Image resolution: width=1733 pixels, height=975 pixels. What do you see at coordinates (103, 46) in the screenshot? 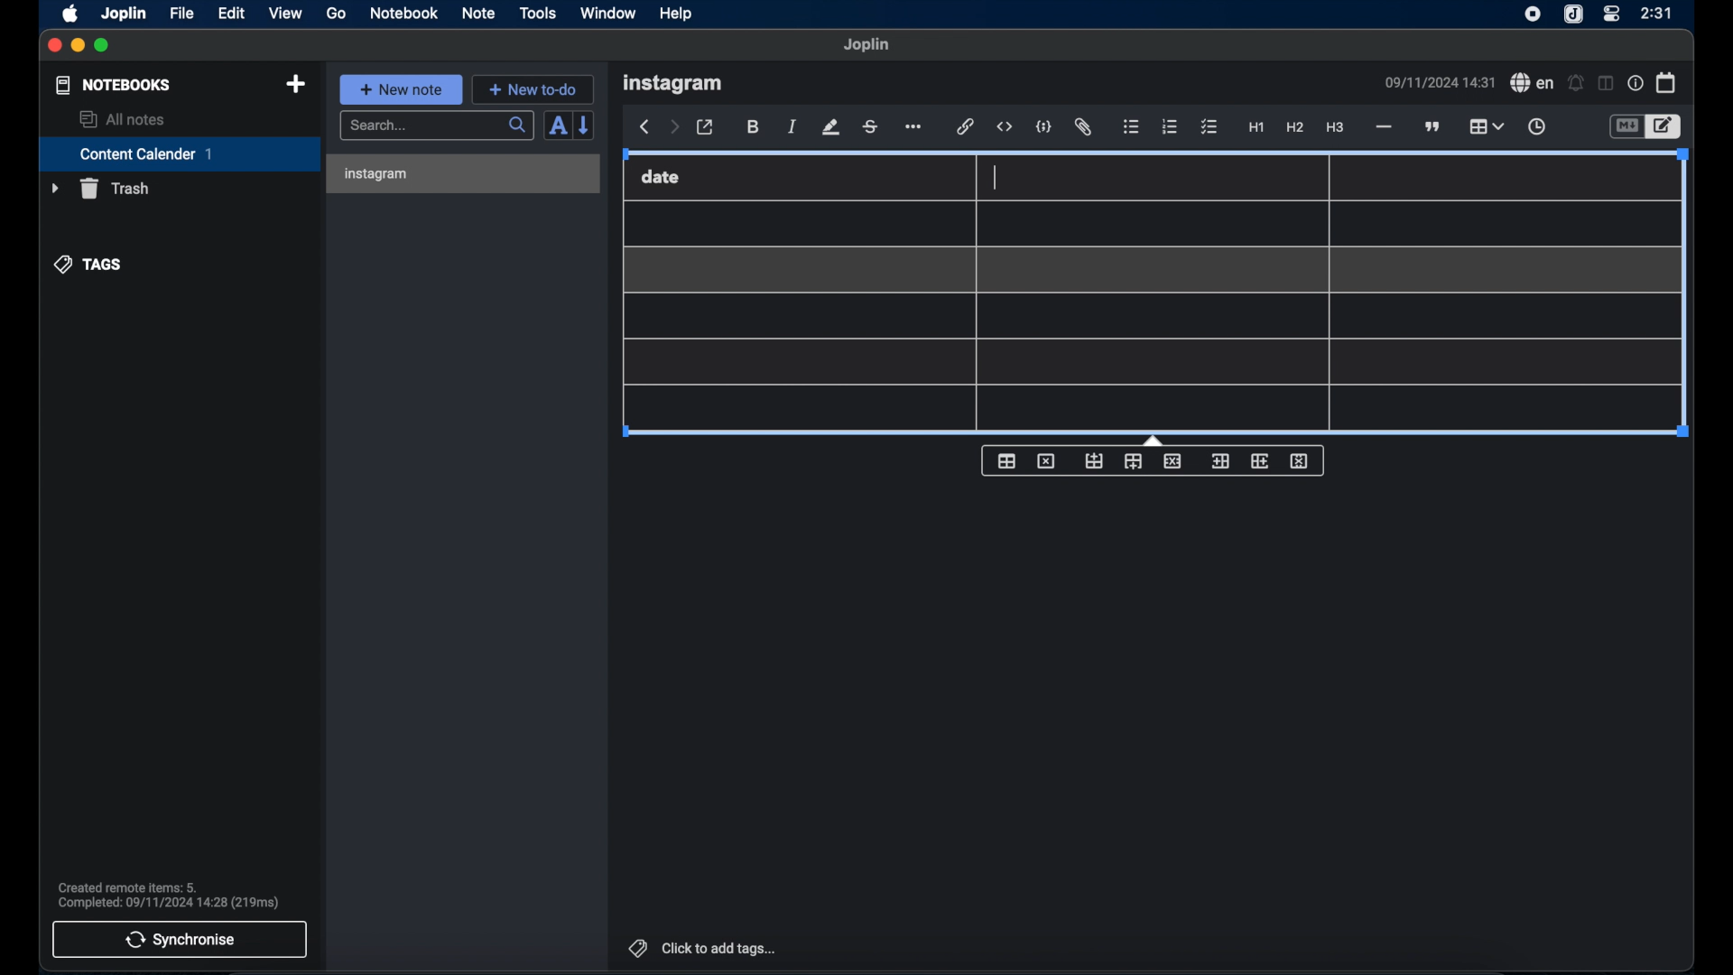
I see `maximize` at bounding box center [103, 46].